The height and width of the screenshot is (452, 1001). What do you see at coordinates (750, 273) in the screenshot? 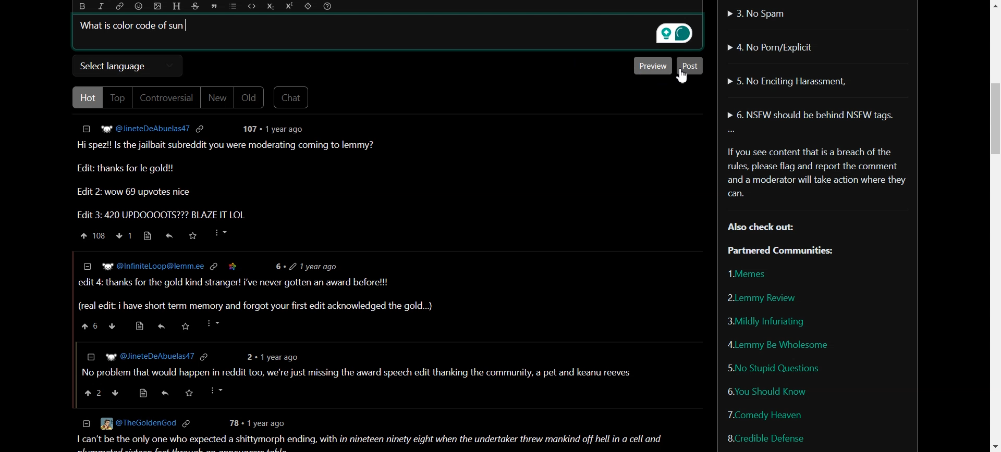
I see `Memes` at bounding box center [750, 273].